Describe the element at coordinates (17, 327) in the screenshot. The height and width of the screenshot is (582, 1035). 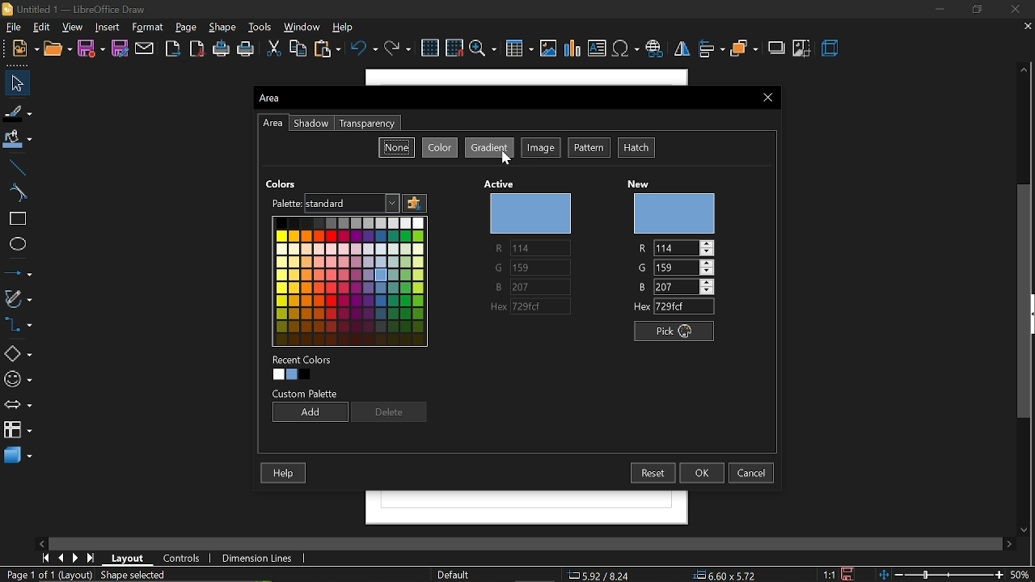
I see `Connector` at that location.